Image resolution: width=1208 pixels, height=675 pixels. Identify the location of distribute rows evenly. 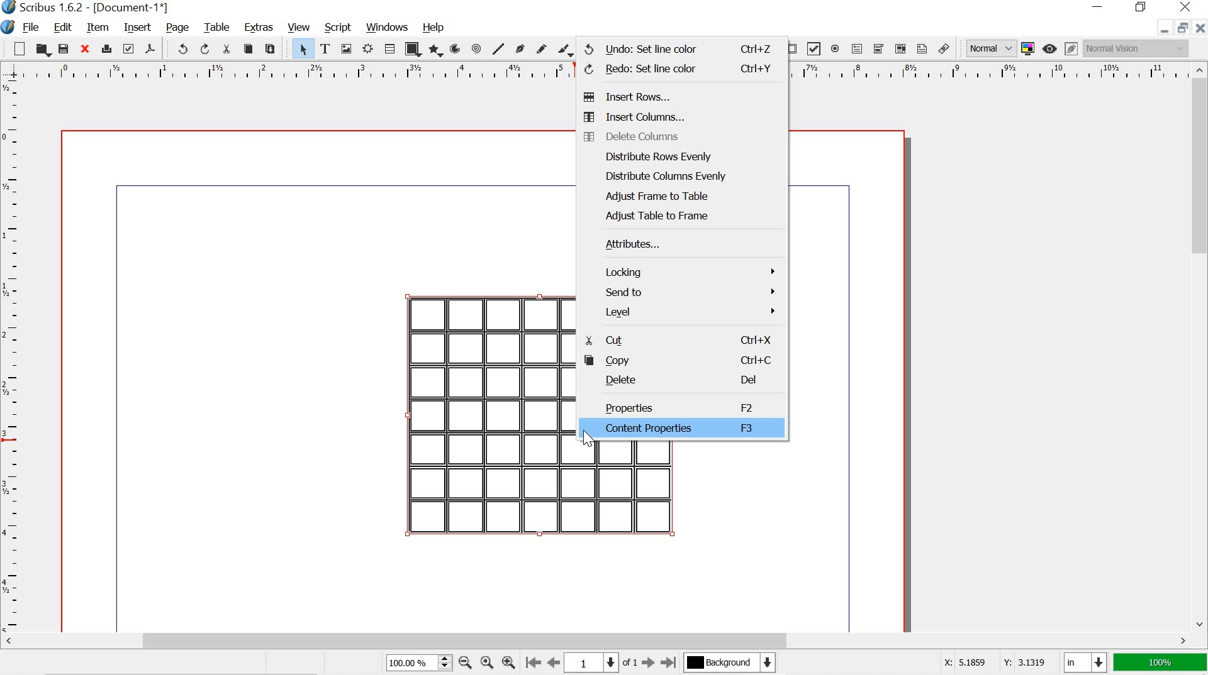
(681, 155).